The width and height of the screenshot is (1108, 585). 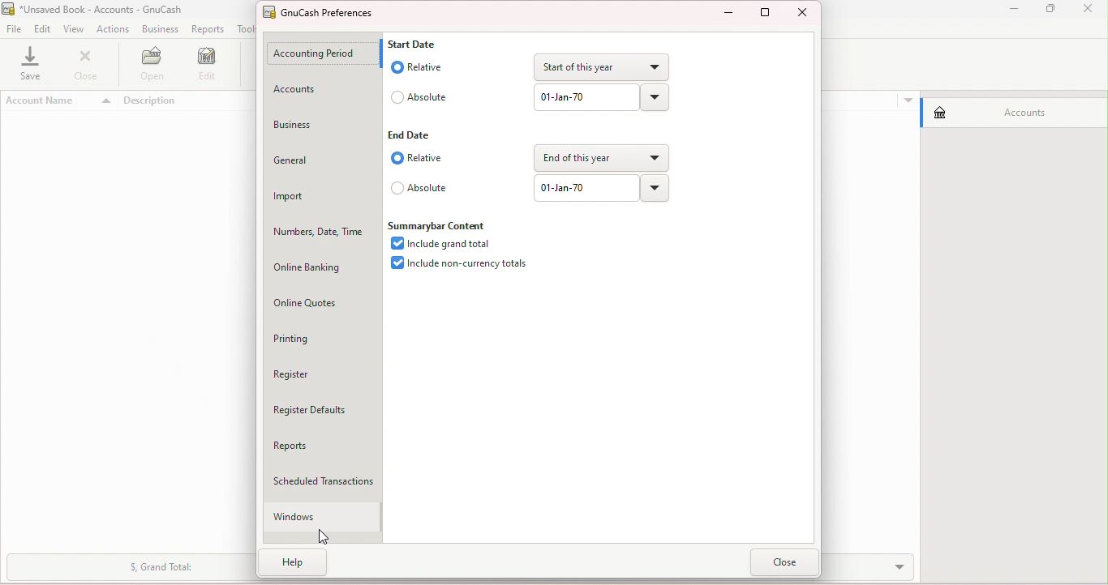 What do you see at coordinates (157, 29) in the screenshot?
I see `Business` at bounding box center [157, 29].